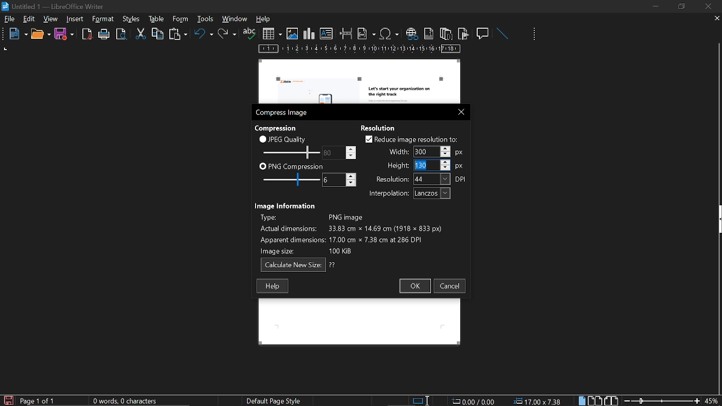 This screenshot has width=722, height=406. I want to click on interpolation, so click(407, 193).